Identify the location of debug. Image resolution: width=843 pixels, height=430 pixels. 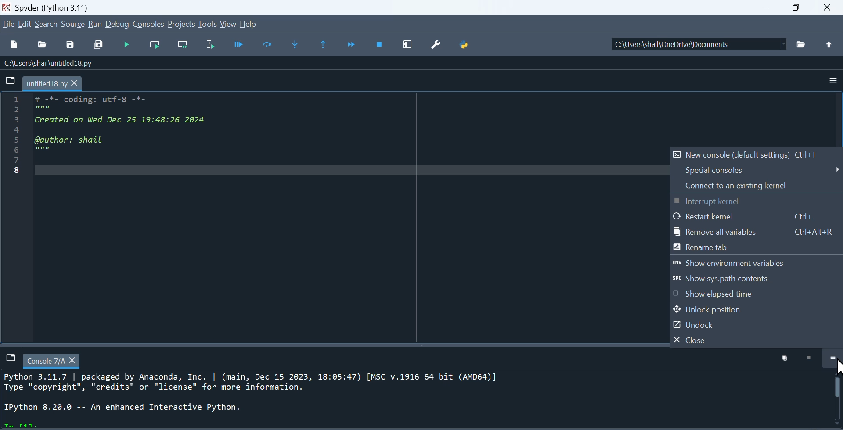
(116, 25).